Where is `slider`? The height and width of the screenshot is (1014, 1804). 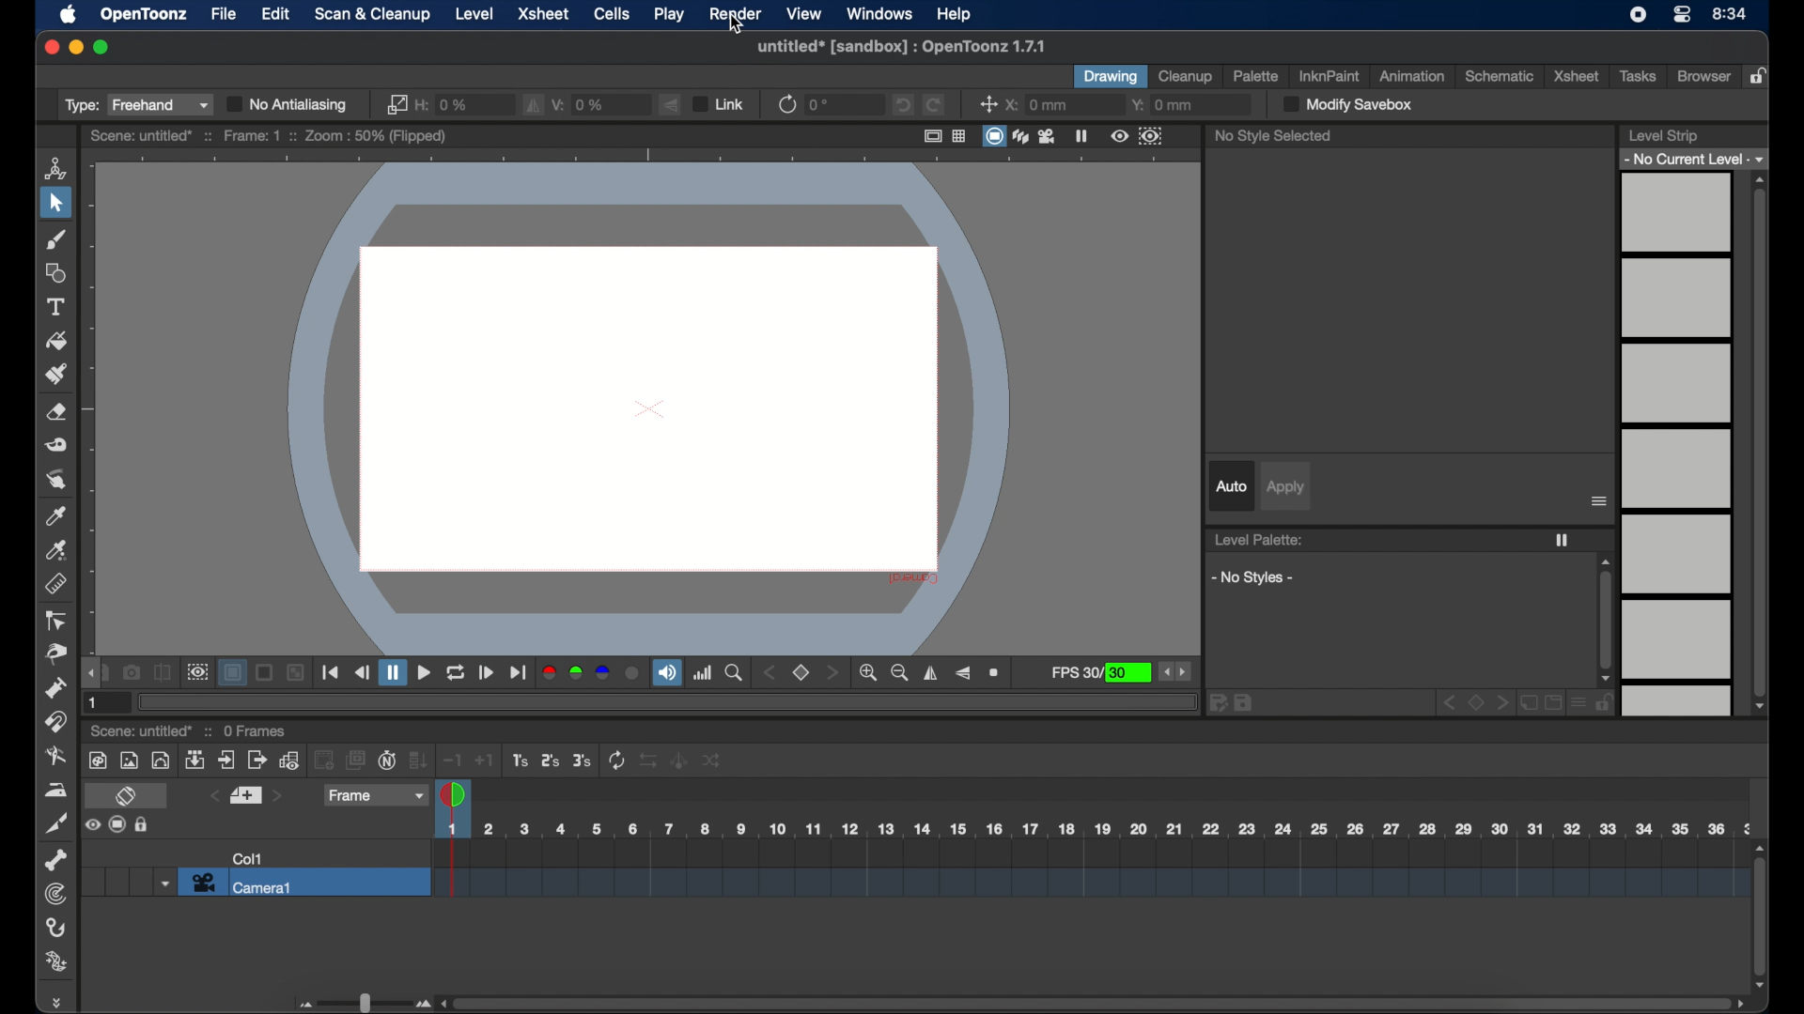
slider is located at coordinates (362, 1003).